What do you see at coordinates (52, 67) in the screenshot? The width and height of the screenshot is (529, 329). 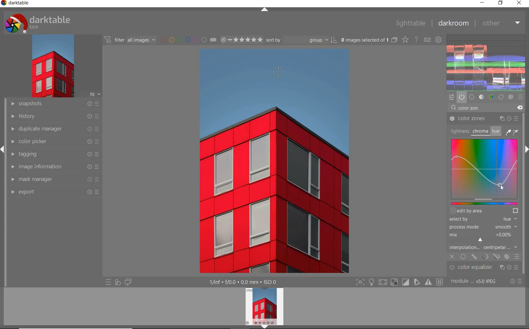 I see `image` at bounding box center [52, 67].